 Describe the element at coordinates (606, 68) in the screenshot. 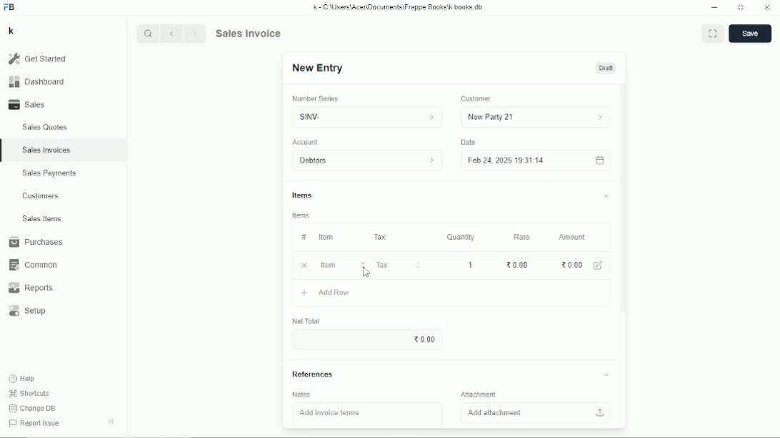

I see `Draft` at that location.